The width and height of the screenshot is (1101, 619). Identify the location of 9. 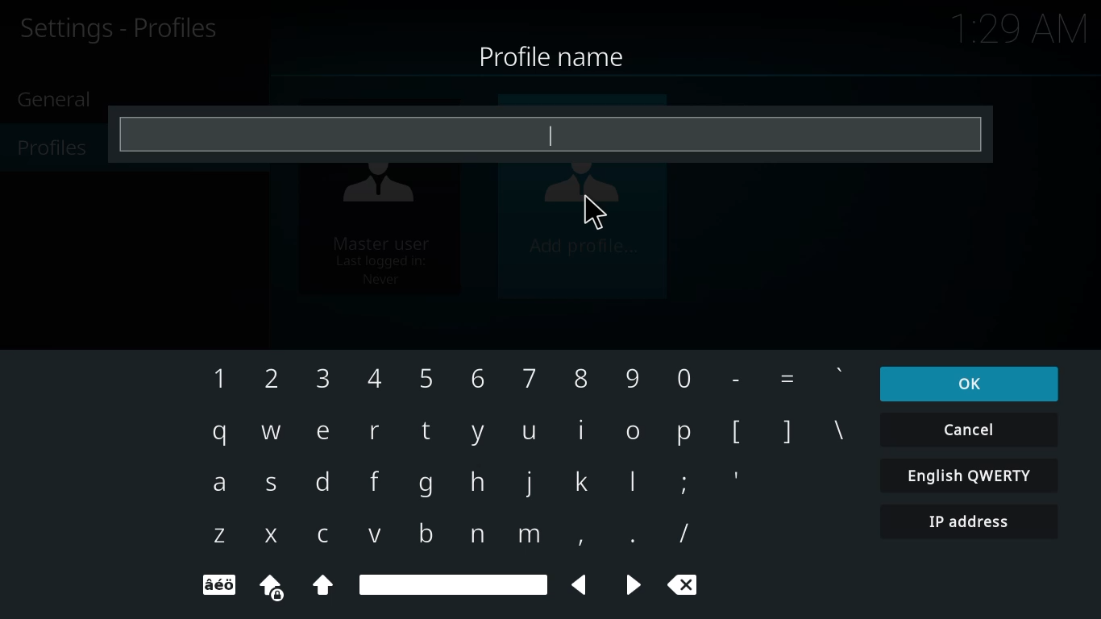
(638, 381).